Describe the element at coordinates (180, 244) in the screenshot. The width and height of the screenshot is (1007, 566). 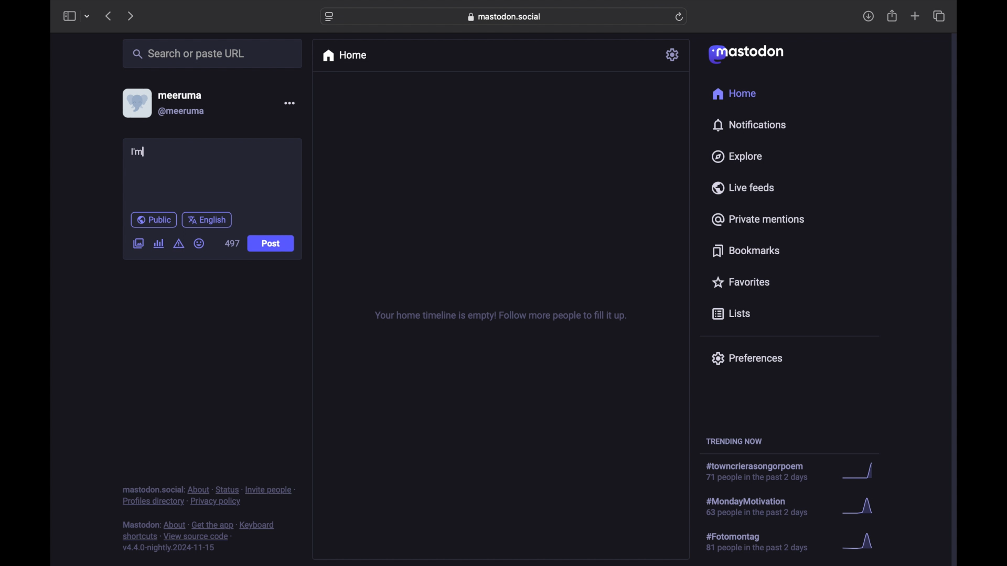
I see `add content warning` at that location.